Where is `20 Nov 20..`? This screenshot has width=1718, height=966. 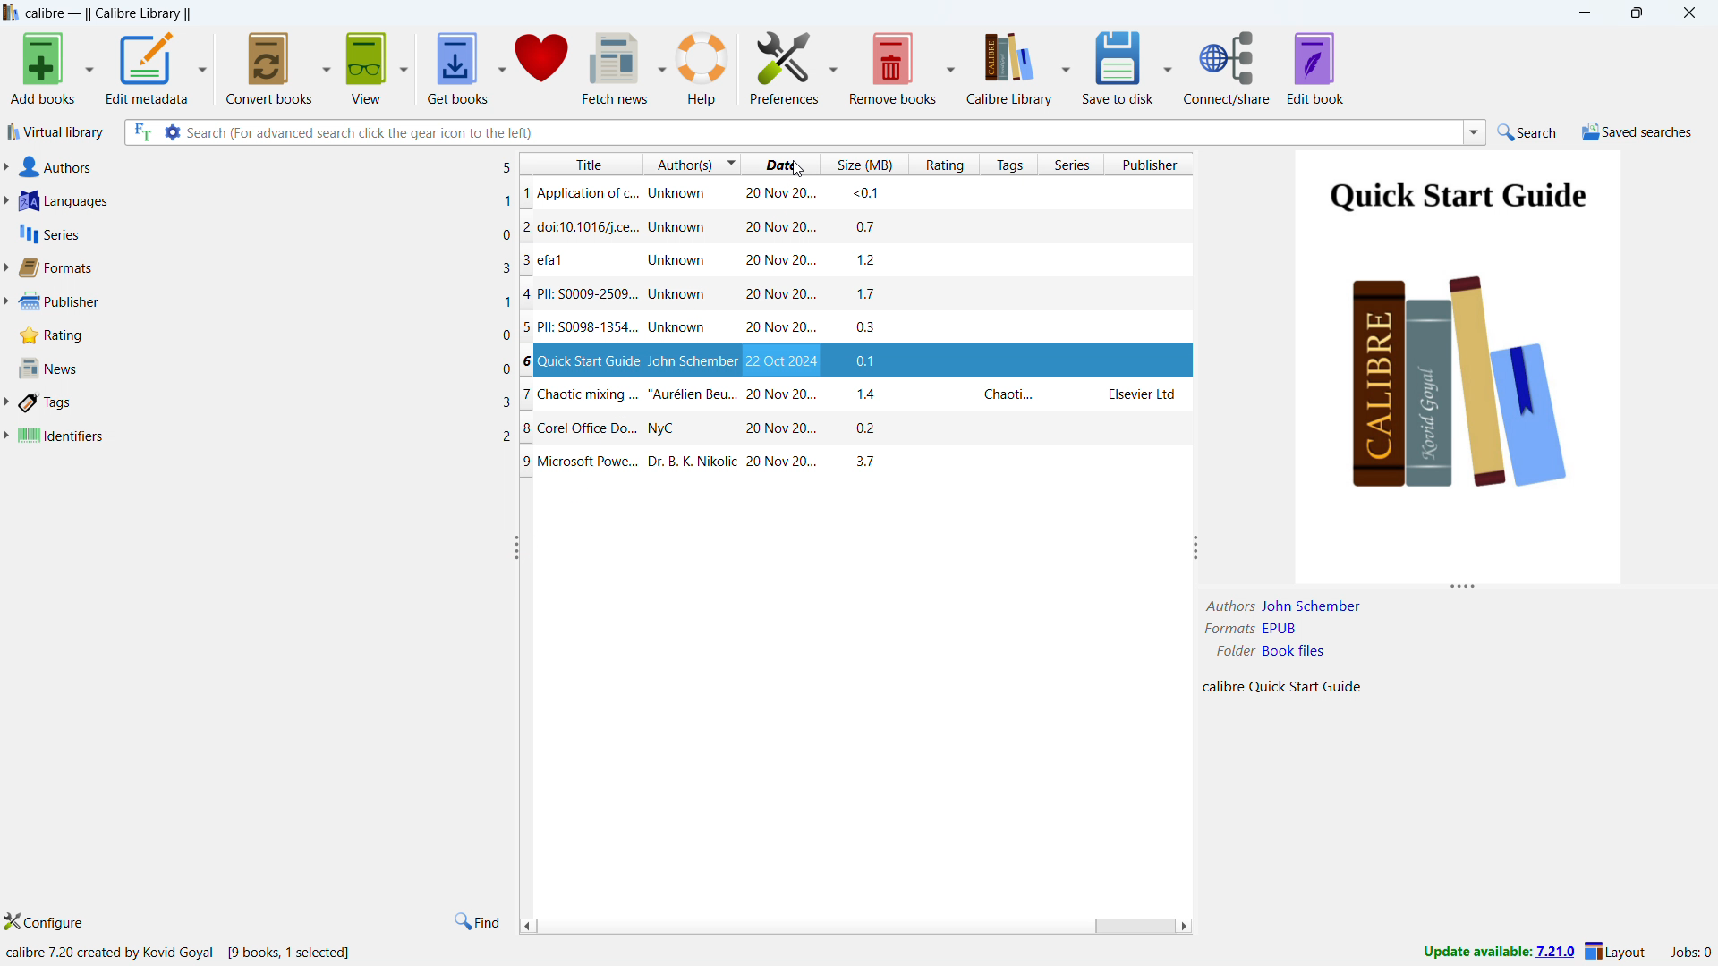 20 Nov 20.. is located at coordinates (777, 330).